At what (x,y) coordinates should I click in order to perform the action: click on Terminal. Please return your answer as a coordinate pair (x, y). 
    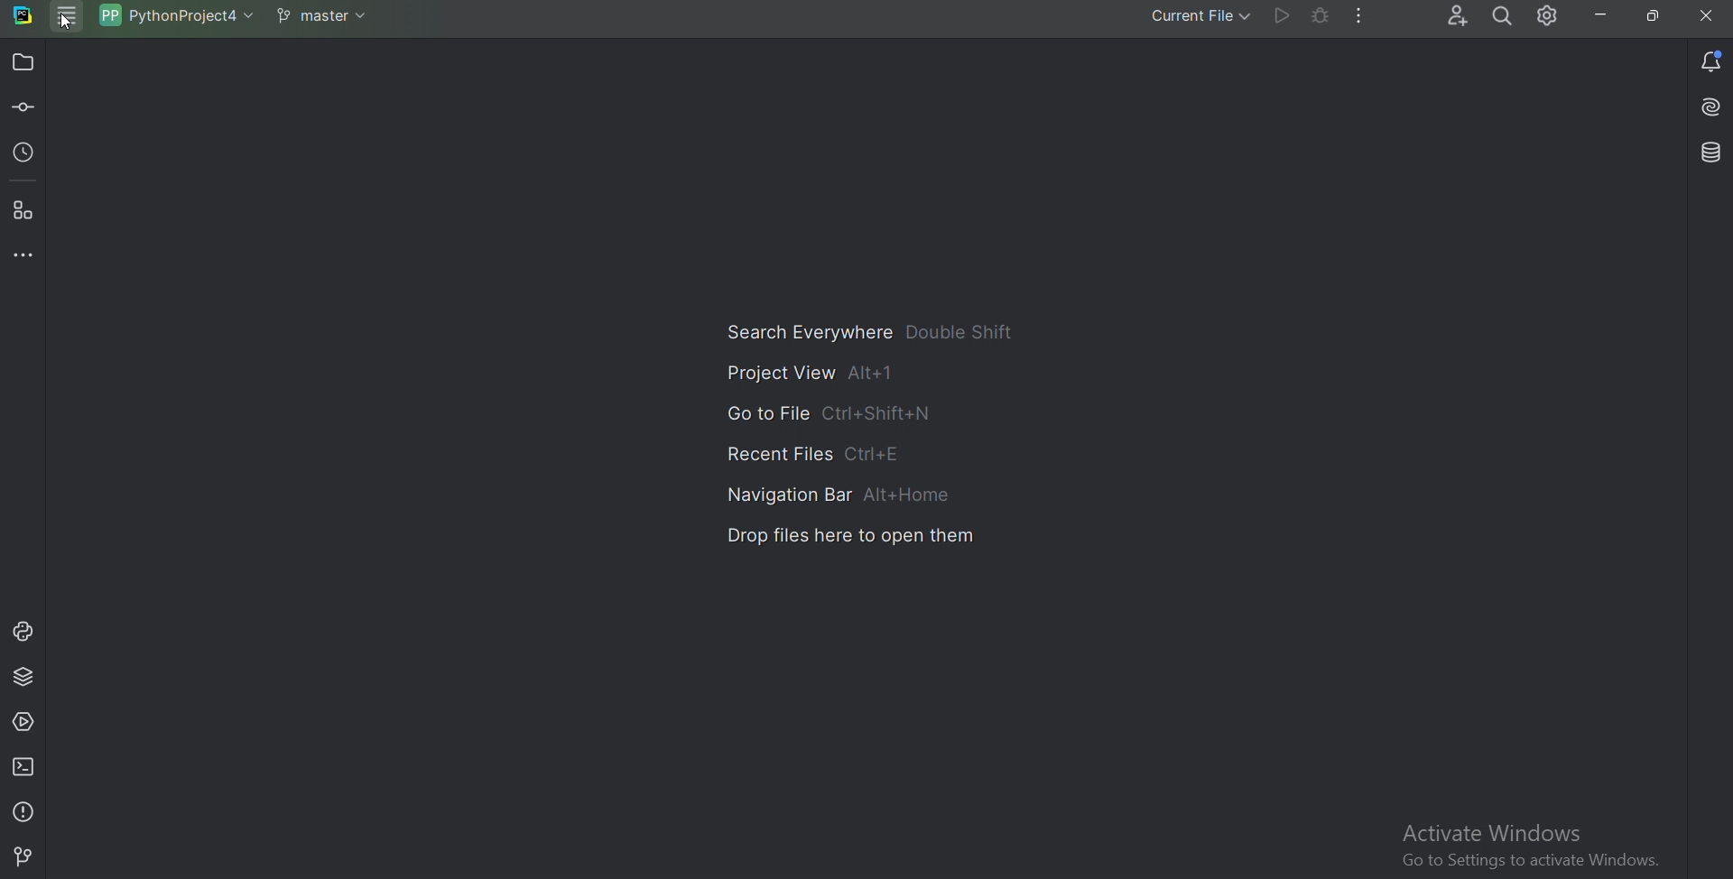
    Looking at the image, I should click on (25, 768).